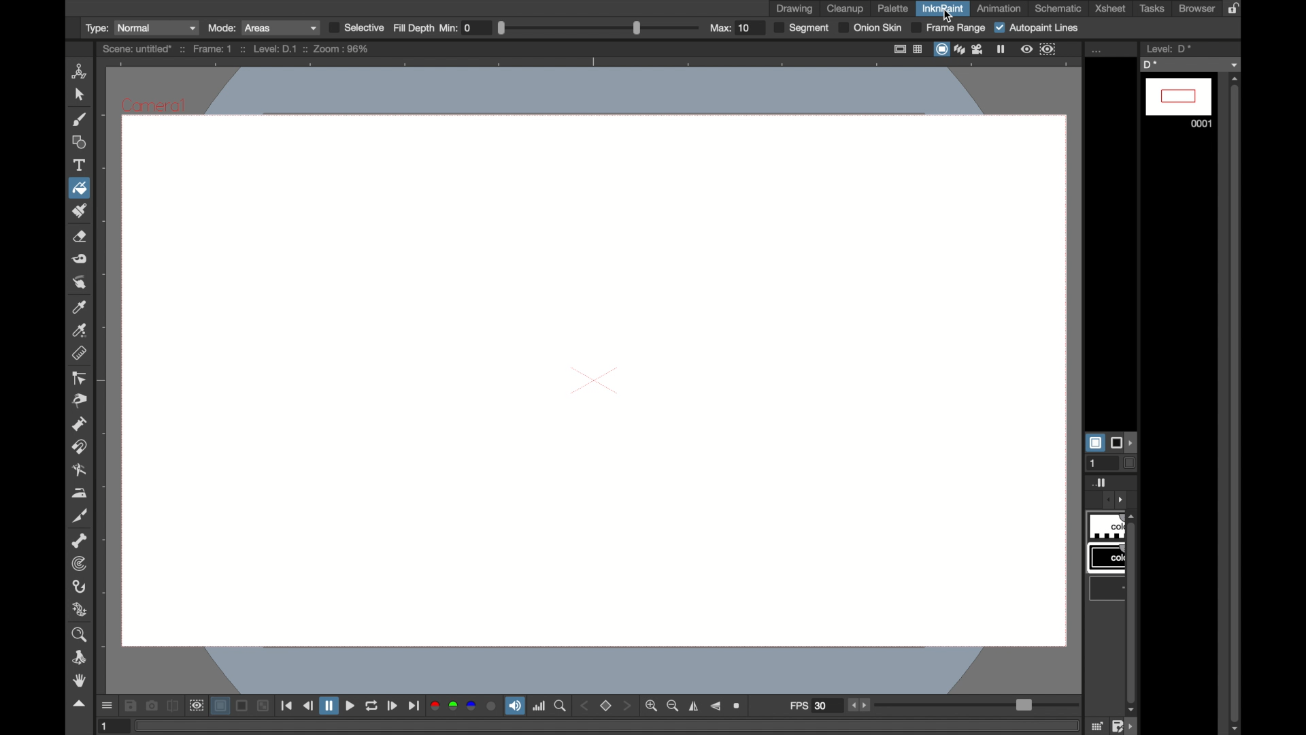 This screenshot has height=735, width=1306. I want to click on schematic, so click(1058, 8).